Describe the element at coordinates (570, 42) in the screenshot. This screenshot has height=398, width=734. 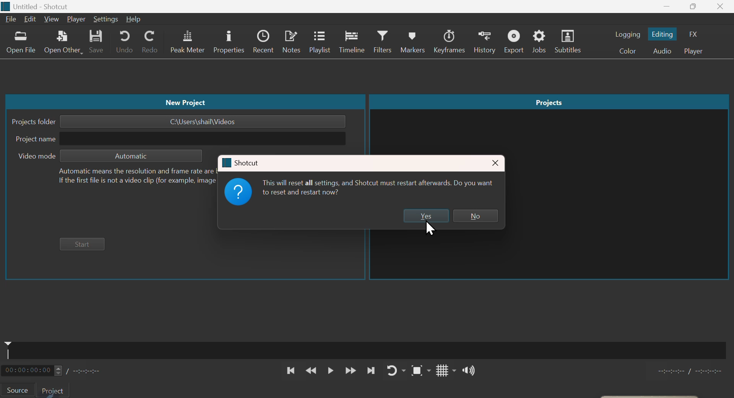
I see `Subtitles` at that location.